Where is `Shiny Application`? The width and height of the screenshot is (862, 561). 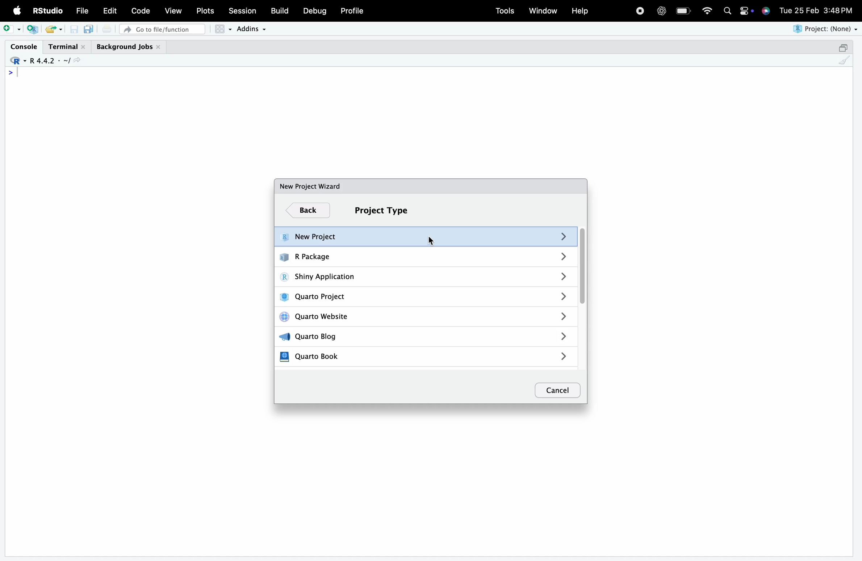
Shiny Application is located at coordinates (426, 278).